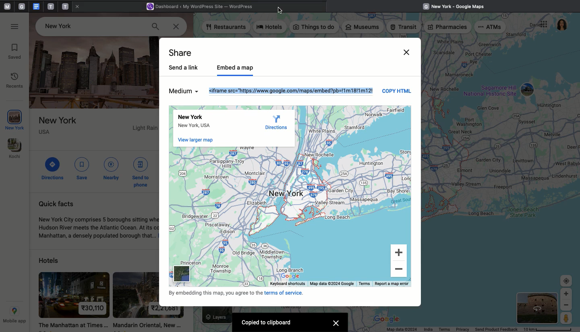 The image size is (580, 332). What do you see at coordinates (111, 168) in the screenshot?
I see `Nearby` at bounding box center [111, 168].